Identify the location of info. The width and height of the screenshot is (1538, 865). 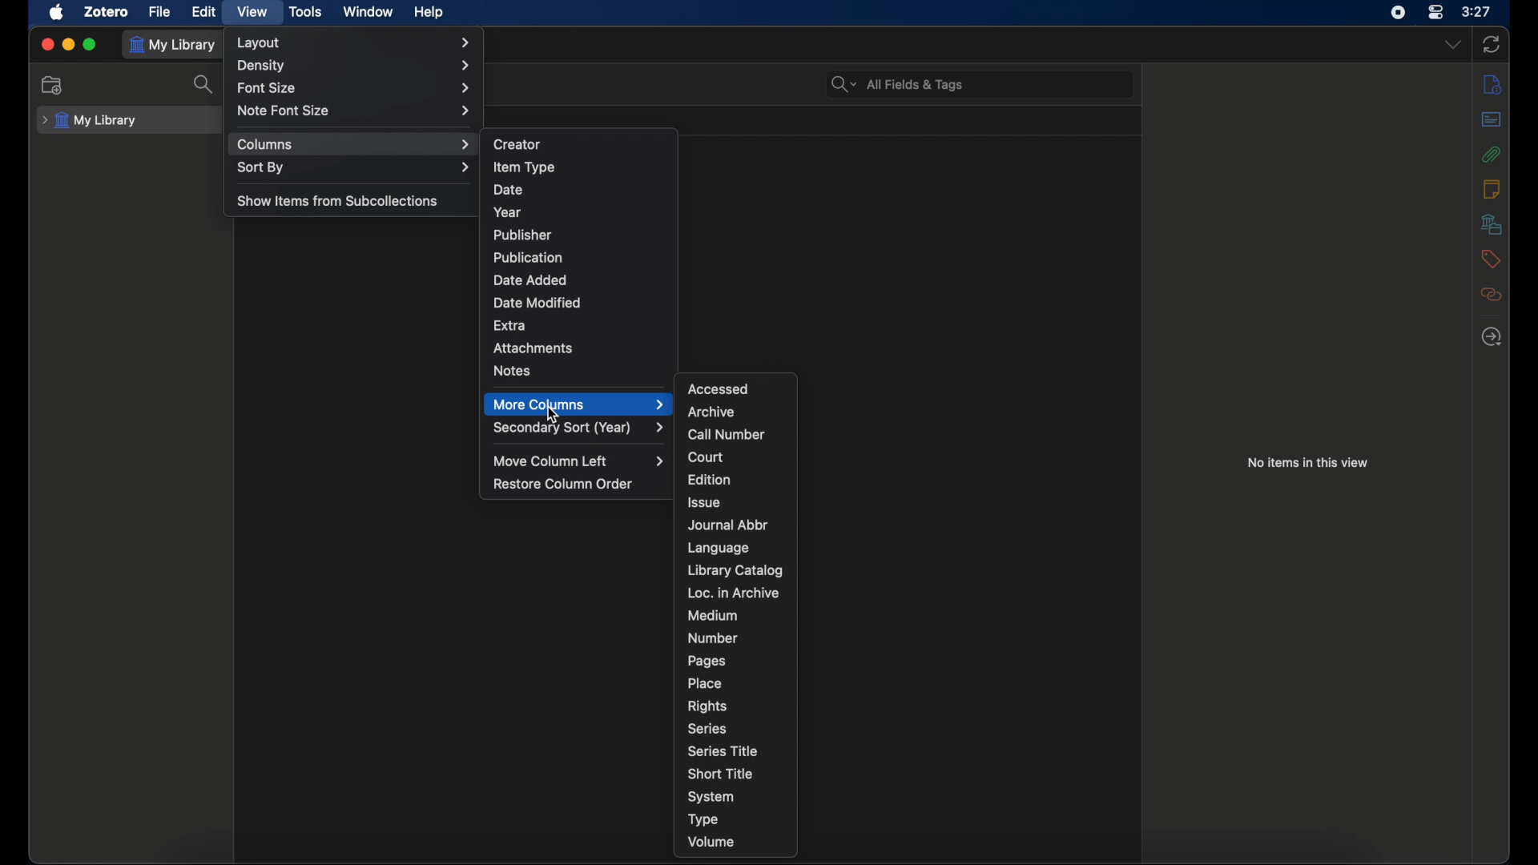
(1492, 188).